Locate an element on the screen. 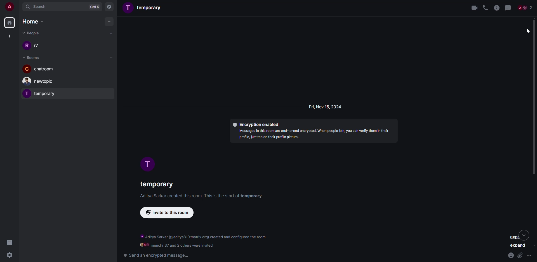  voice call is located at coordinates (485, 8).